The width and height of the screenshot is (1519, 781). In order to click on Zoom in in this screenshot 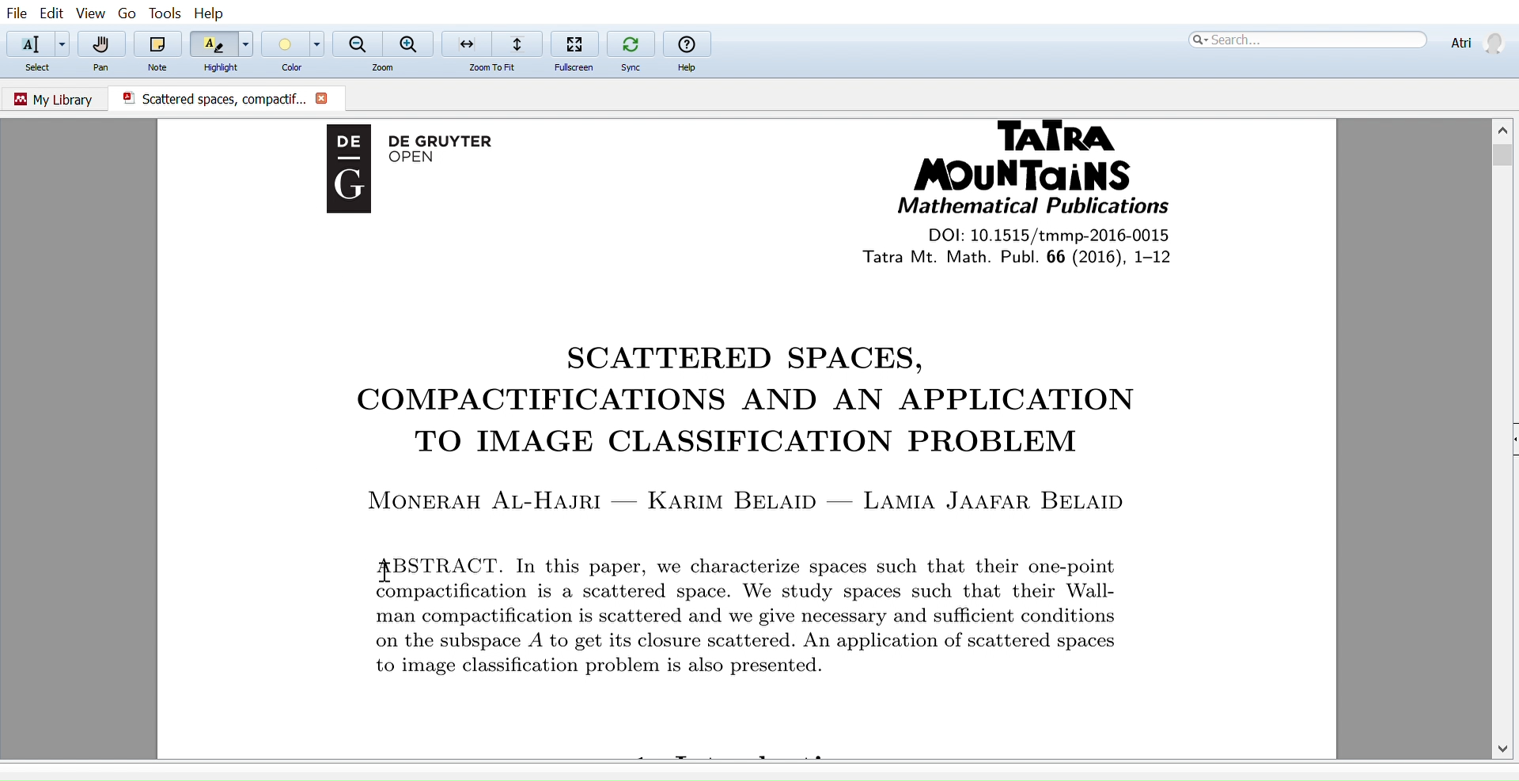, I will do `click(410, 43)`.